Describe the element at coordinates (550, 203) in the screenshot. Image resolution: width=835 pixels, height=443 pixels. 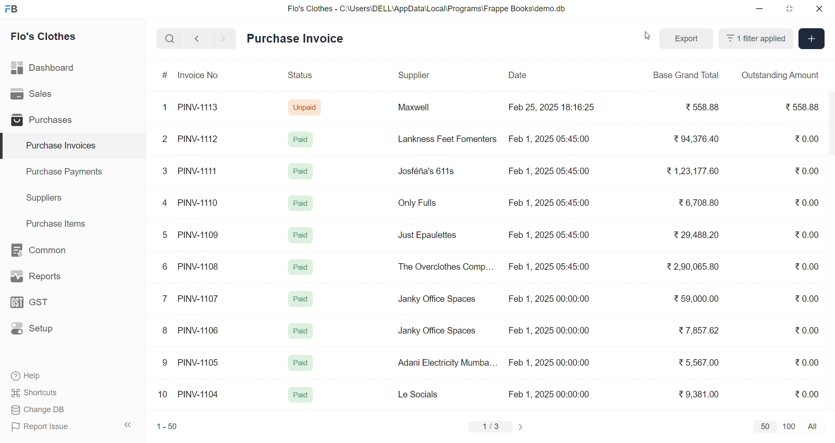
I see `Feb 1, 2025 05:45:00` at that location.